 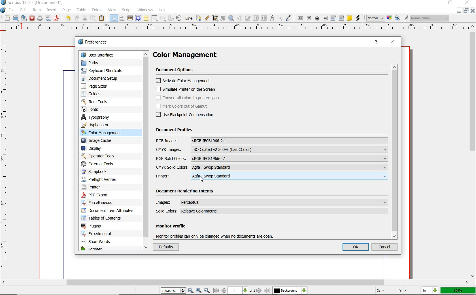 What do you see at coordinates (341, 18) in the screenshot?
I see `pdf list box` at bounding box center [341, 18].